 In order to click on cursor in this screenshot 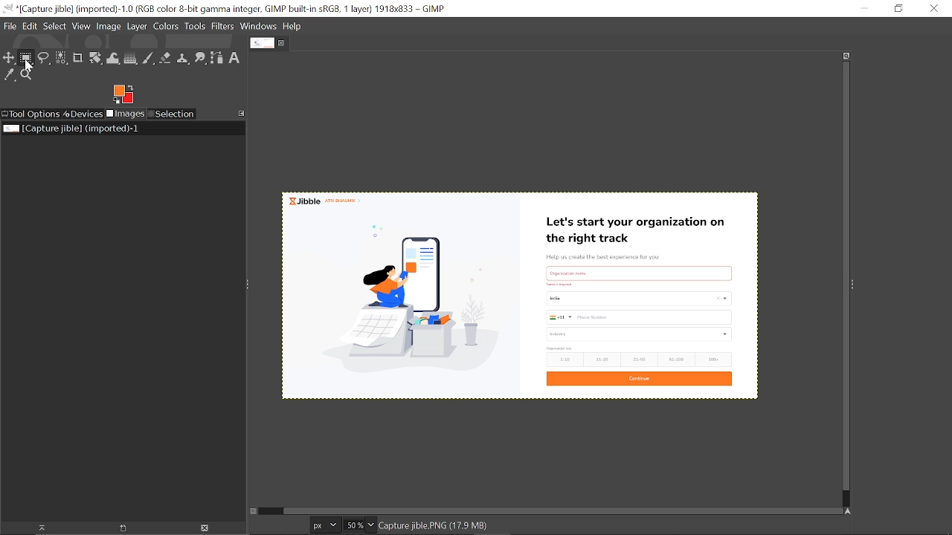, I will do `click(26, 65)`.